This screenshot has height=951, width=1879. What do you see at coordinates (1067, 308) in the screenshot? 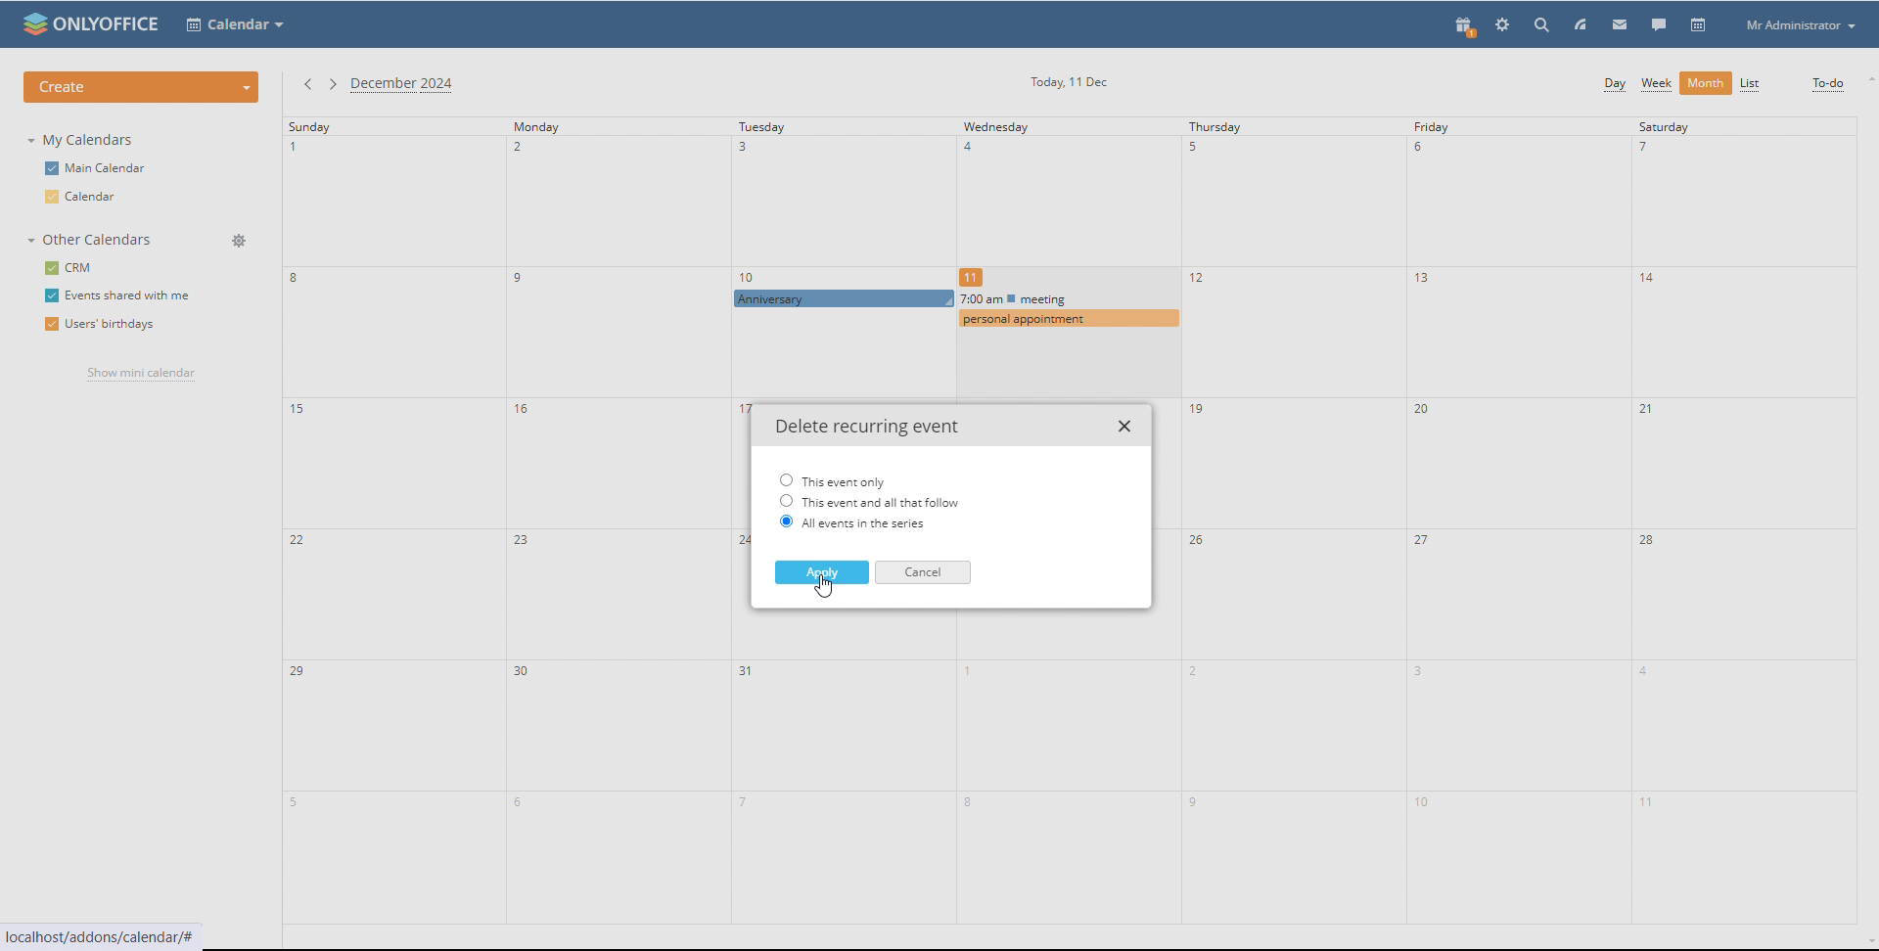
I see `other events` at bounding box center [1067, 308].